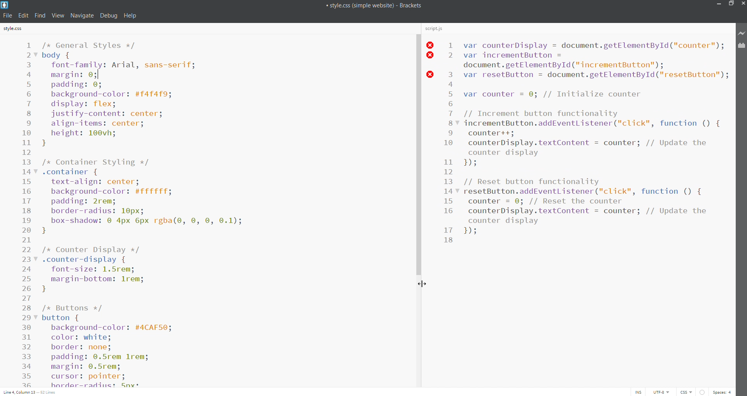 Image resolution: width=747 pixels, height=396 pixels. I want to click on line number, so click(28, 212).